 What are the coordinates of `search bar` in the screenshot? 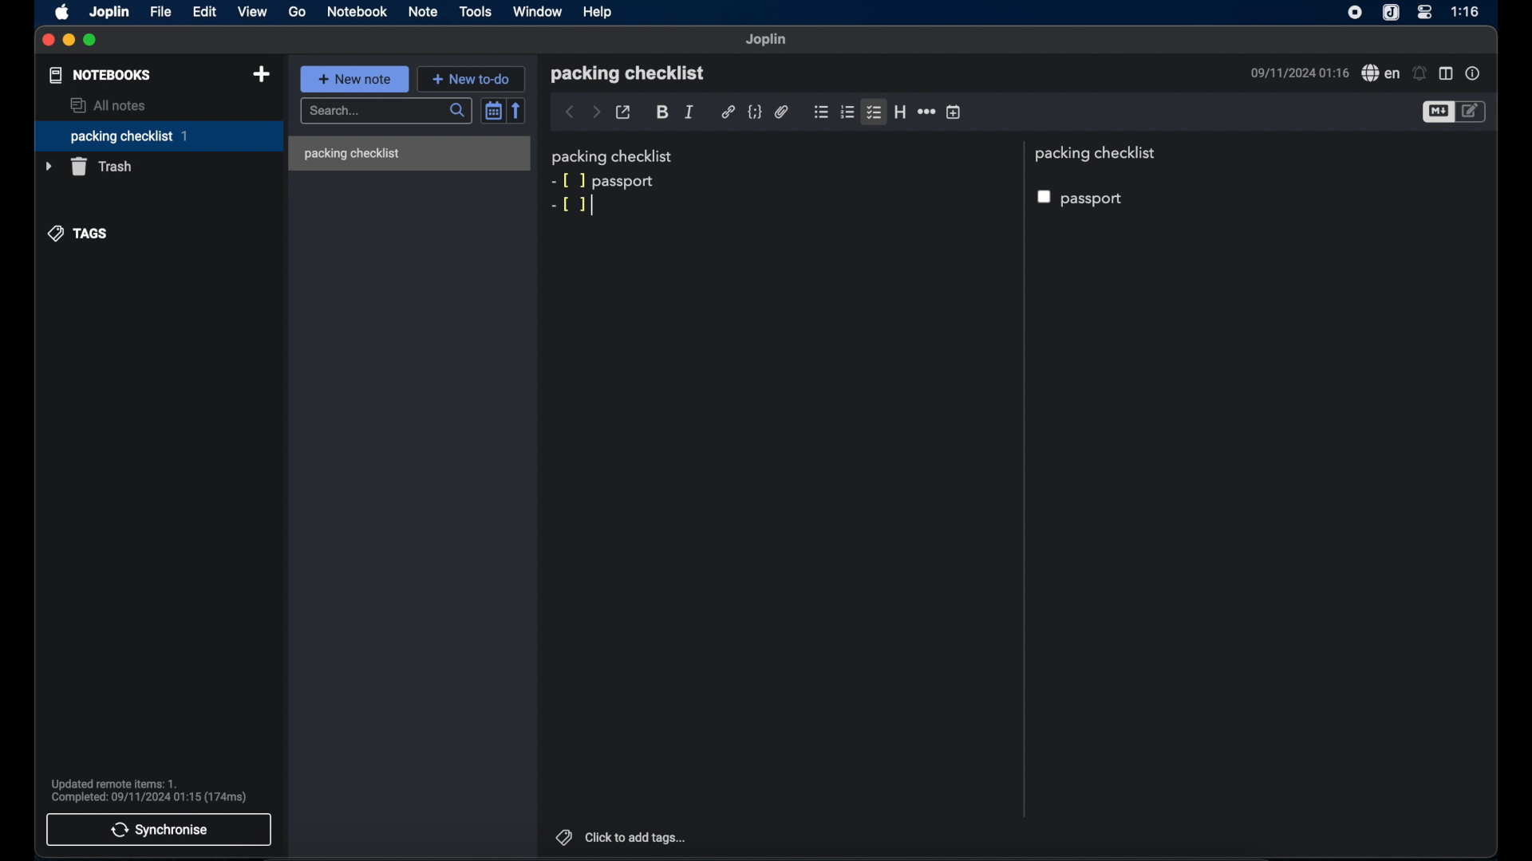 It's located at (385, 111).